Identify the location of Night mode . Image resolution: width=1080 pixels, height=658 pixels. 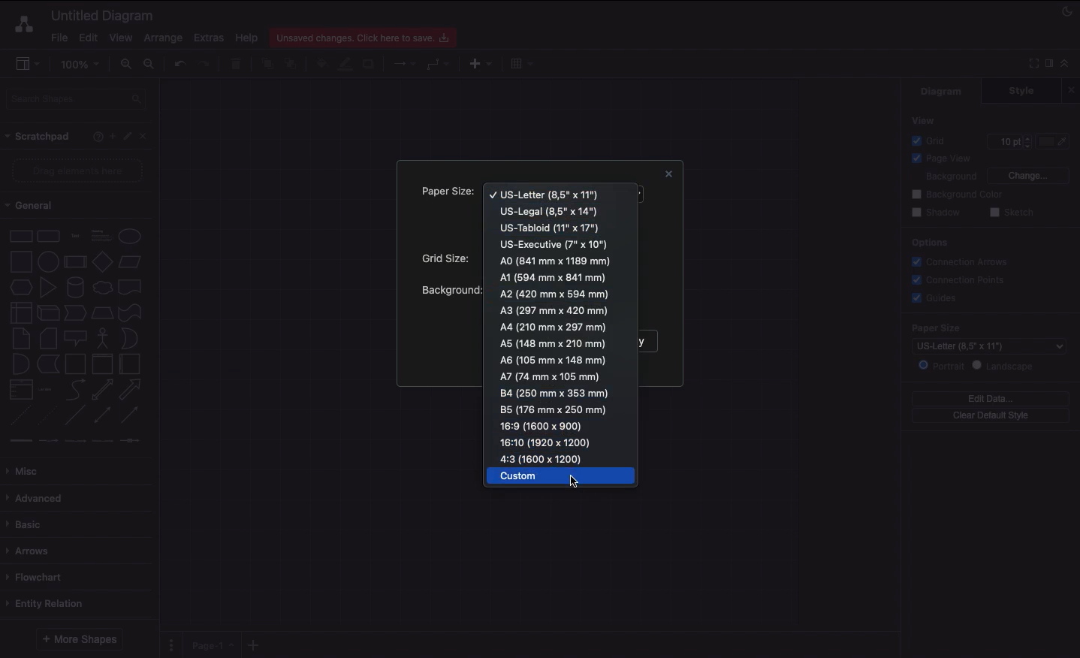
(1068, 10).